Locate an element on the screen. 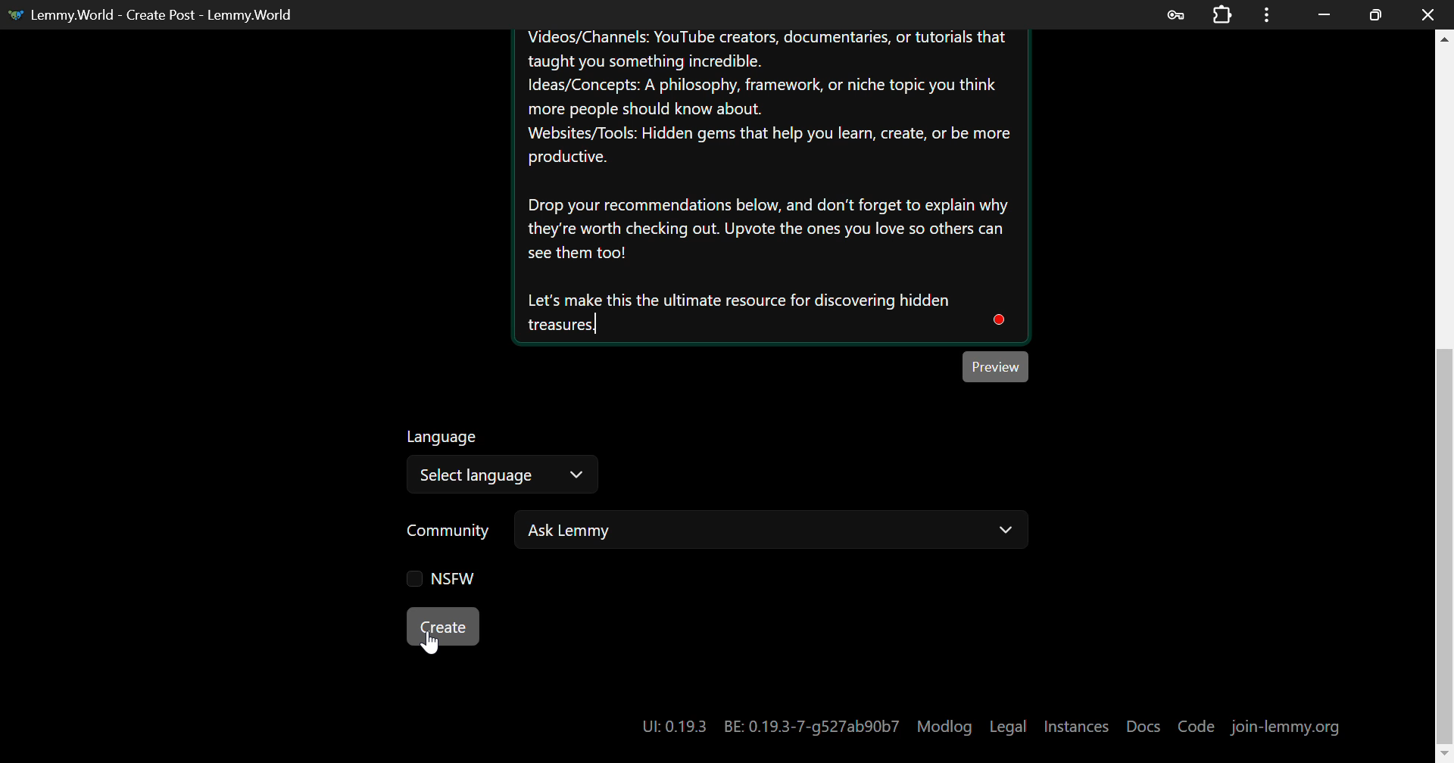 This screenshot has height=763, width=1454. Cursor on Create is located at coordinates (431, 645).